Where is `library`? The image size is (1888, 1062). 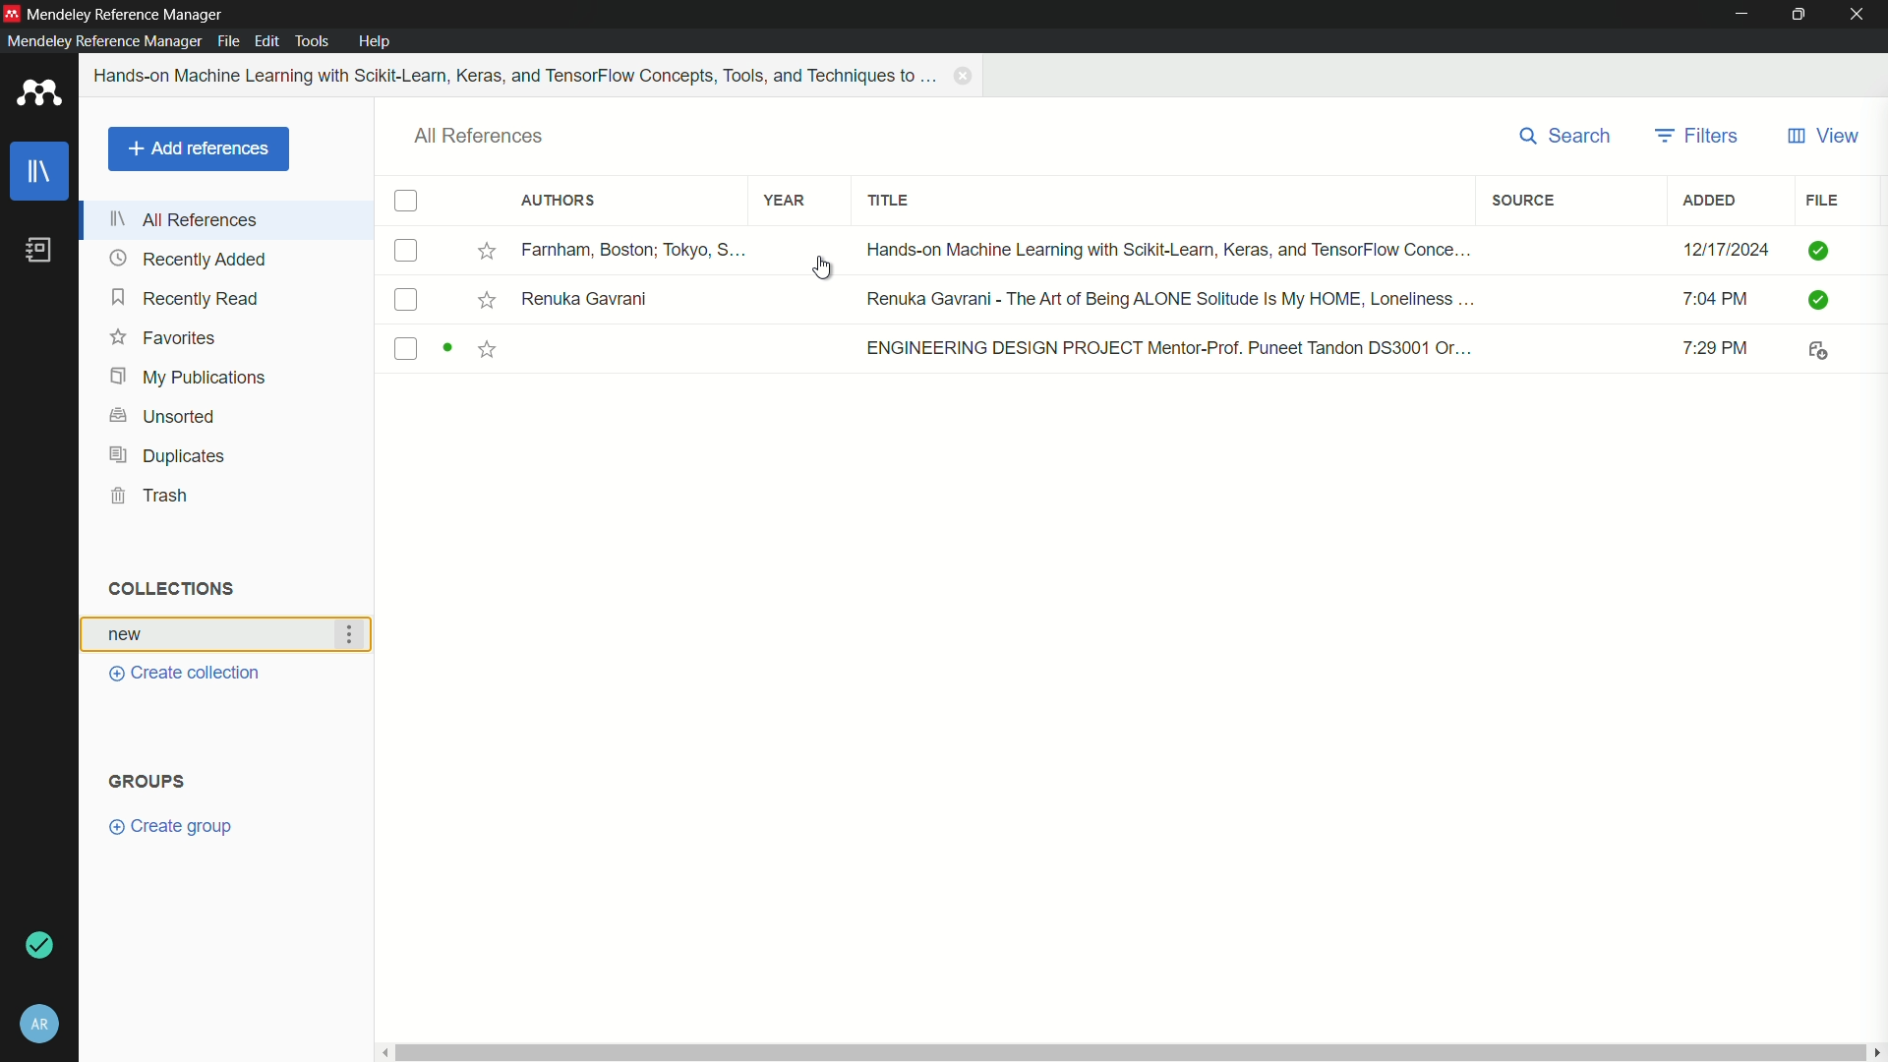 library is located at coordinates (40, 174).